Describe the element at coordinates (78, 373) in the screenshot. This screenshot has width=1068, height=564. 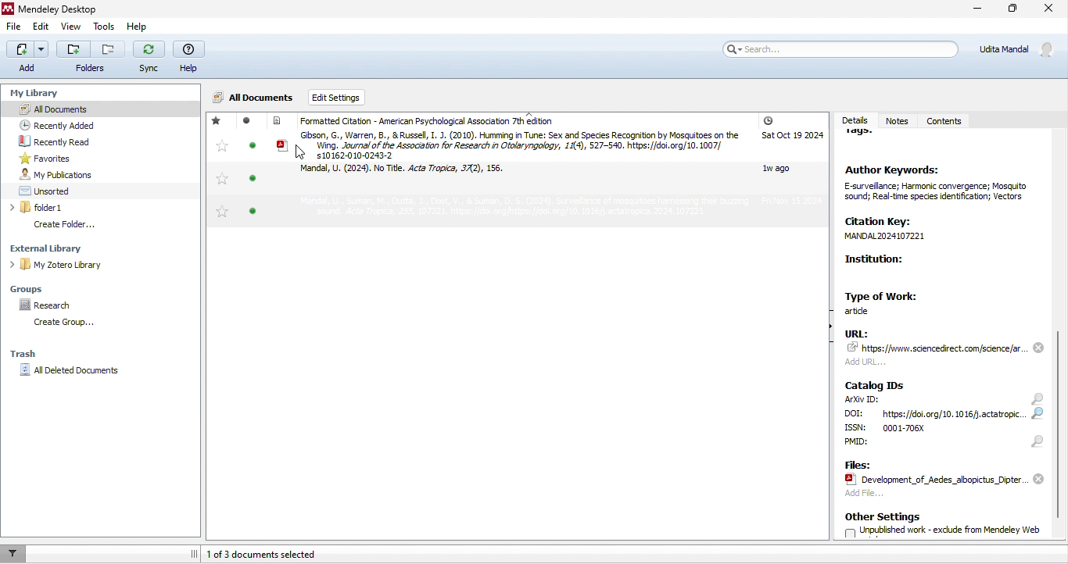
I see `all deleted documents` at that location.